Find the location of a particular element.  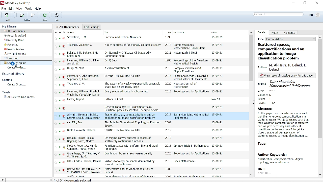

title is located at coordinates (115, 100).